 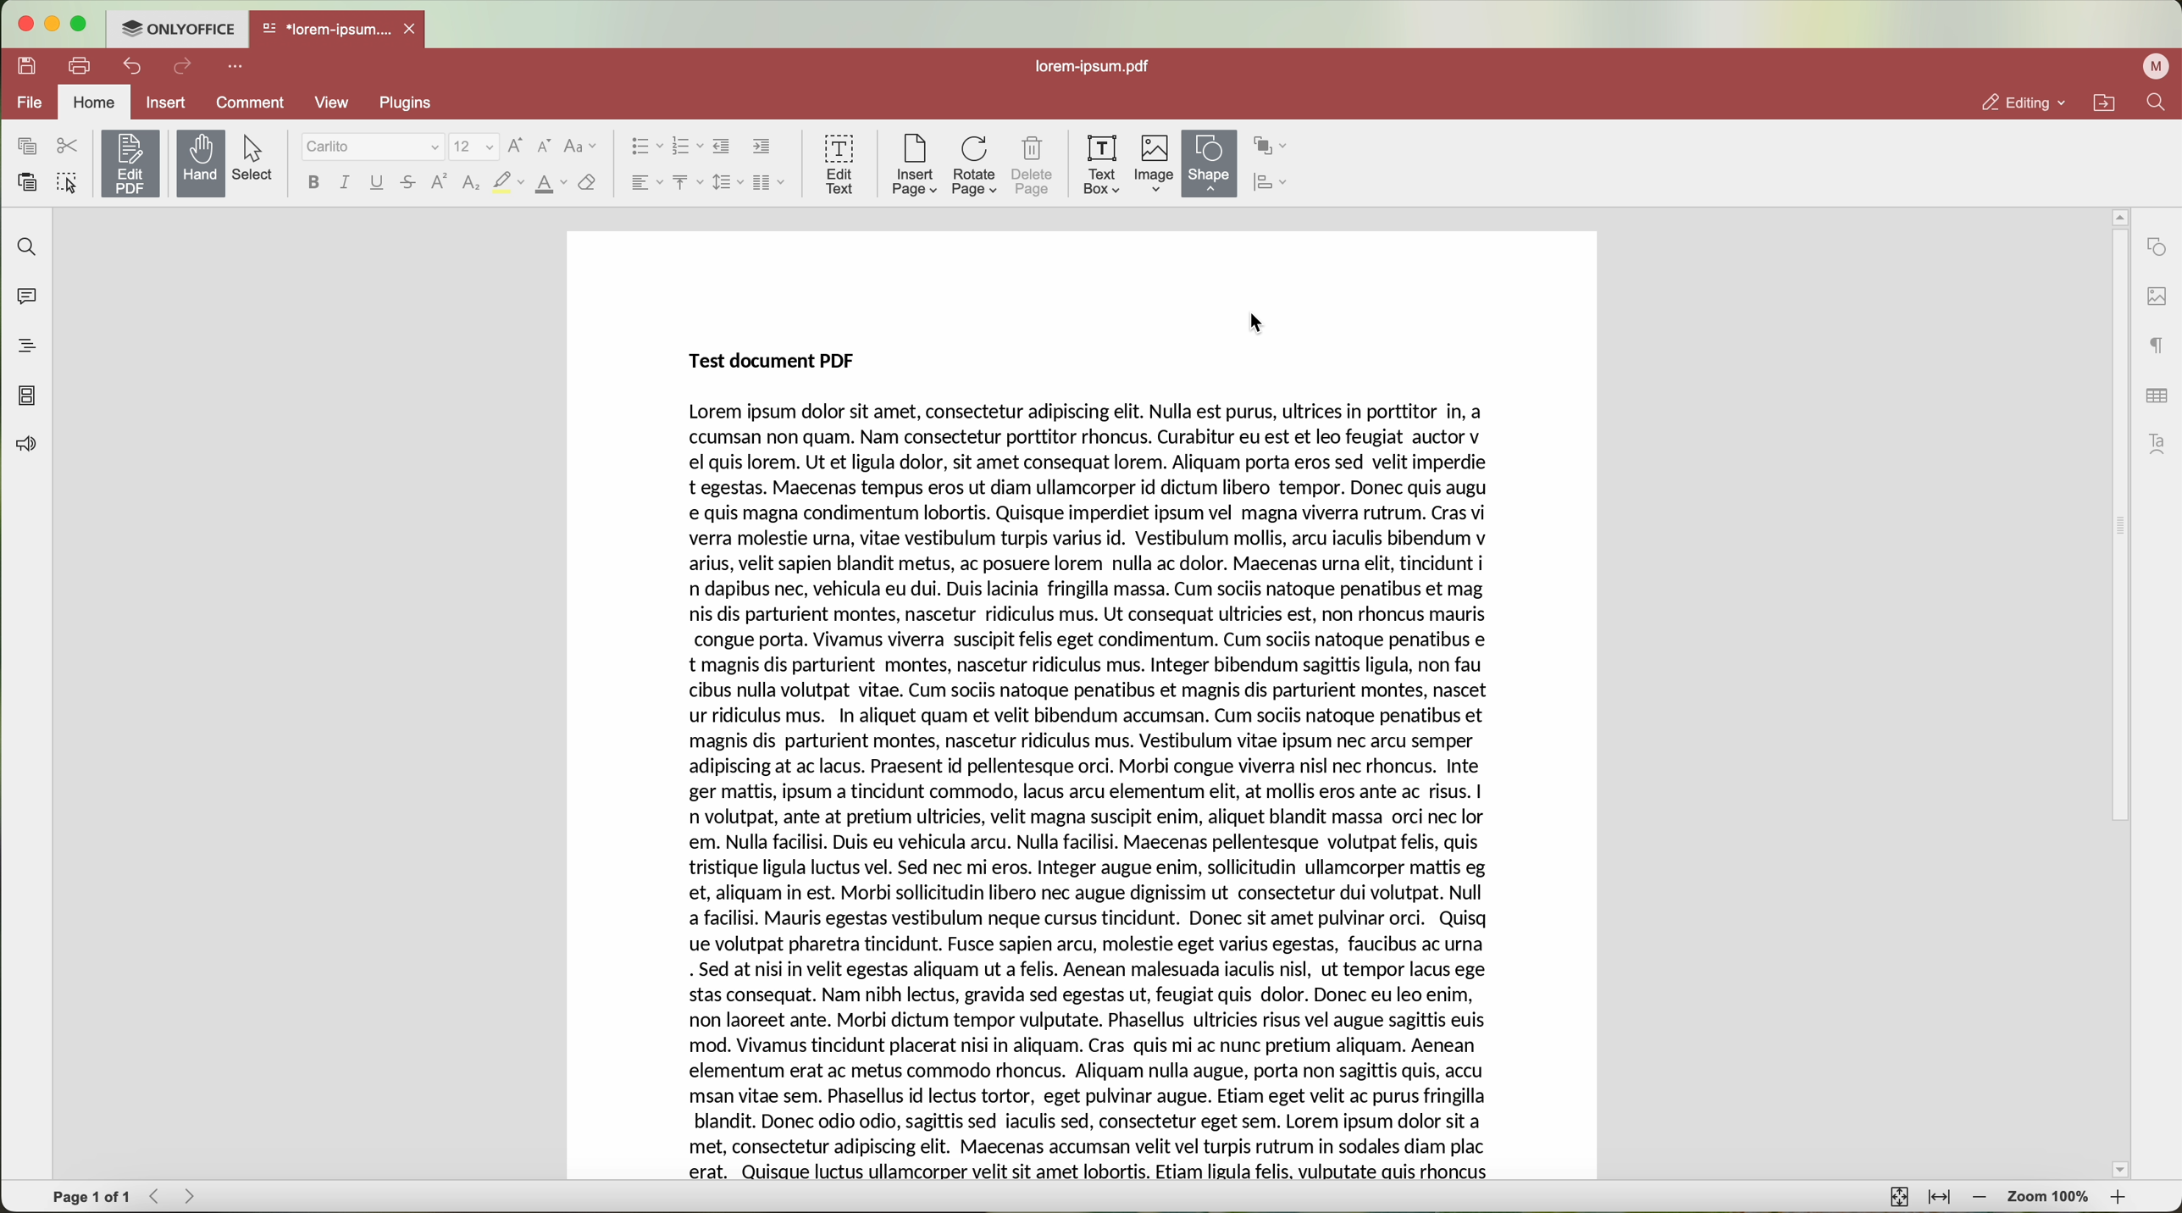 What do you see at coordinates (23, 145) in the screenshot?
I see `copy` at bounding box center [23, 145].